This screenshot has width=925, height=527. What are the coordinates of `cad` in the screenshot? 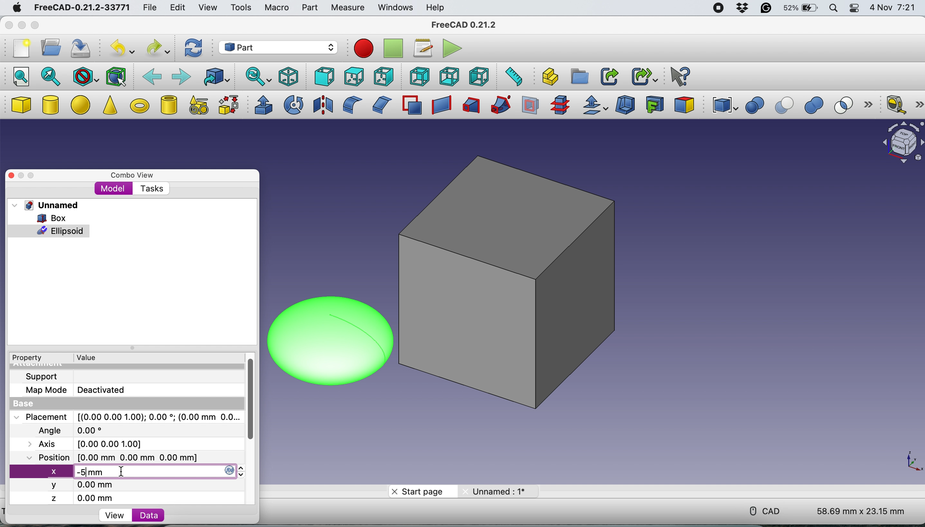 It's located at (762, 511).